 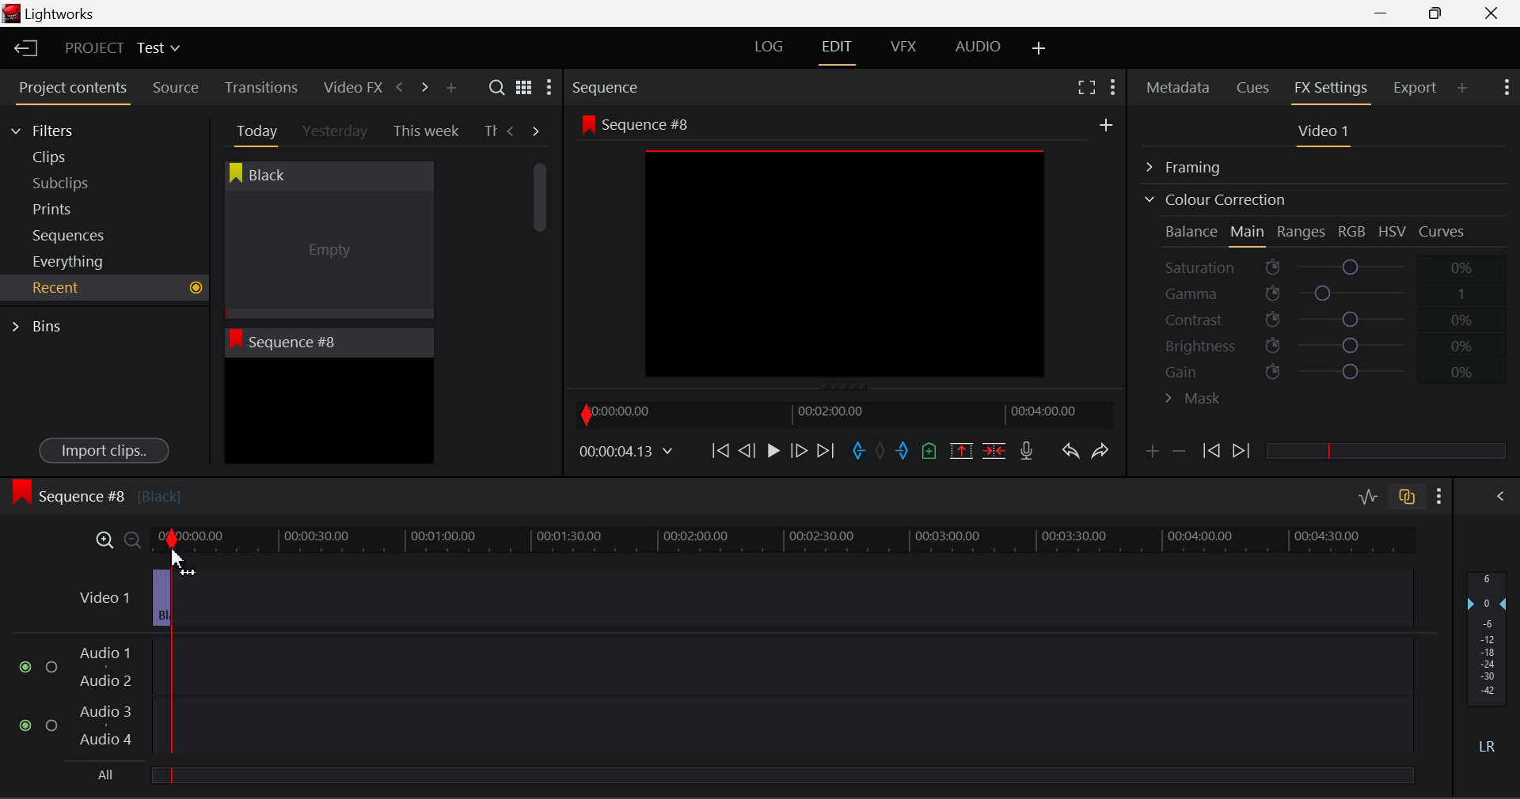 What do you see at coordinates (1505, 85) in the screenshot?
I see `Show Settings` at bounding box center [1505, 85].